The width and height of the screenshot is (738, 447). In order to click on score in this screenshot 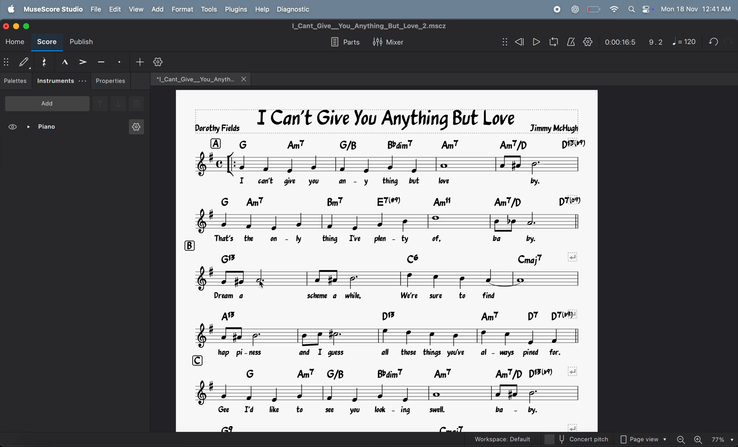, I will do `click(47, 43)`.